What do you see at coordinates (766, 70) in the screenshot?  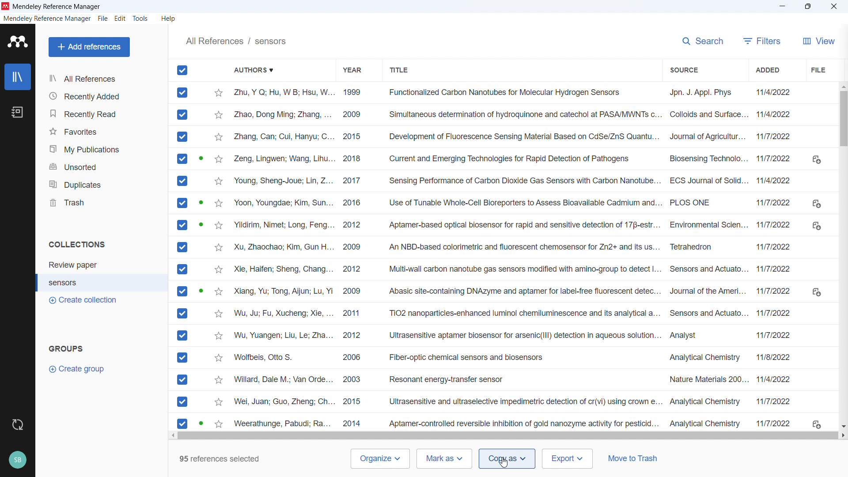 I see `Sort by date added` at bounding box center [766, 70].